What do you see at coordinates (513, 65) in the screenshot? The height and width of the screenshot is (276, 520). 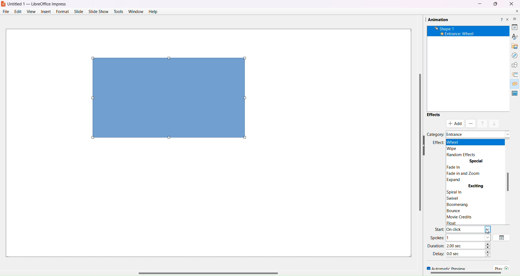 I see `Shapes` at bounding box center [513, 65].